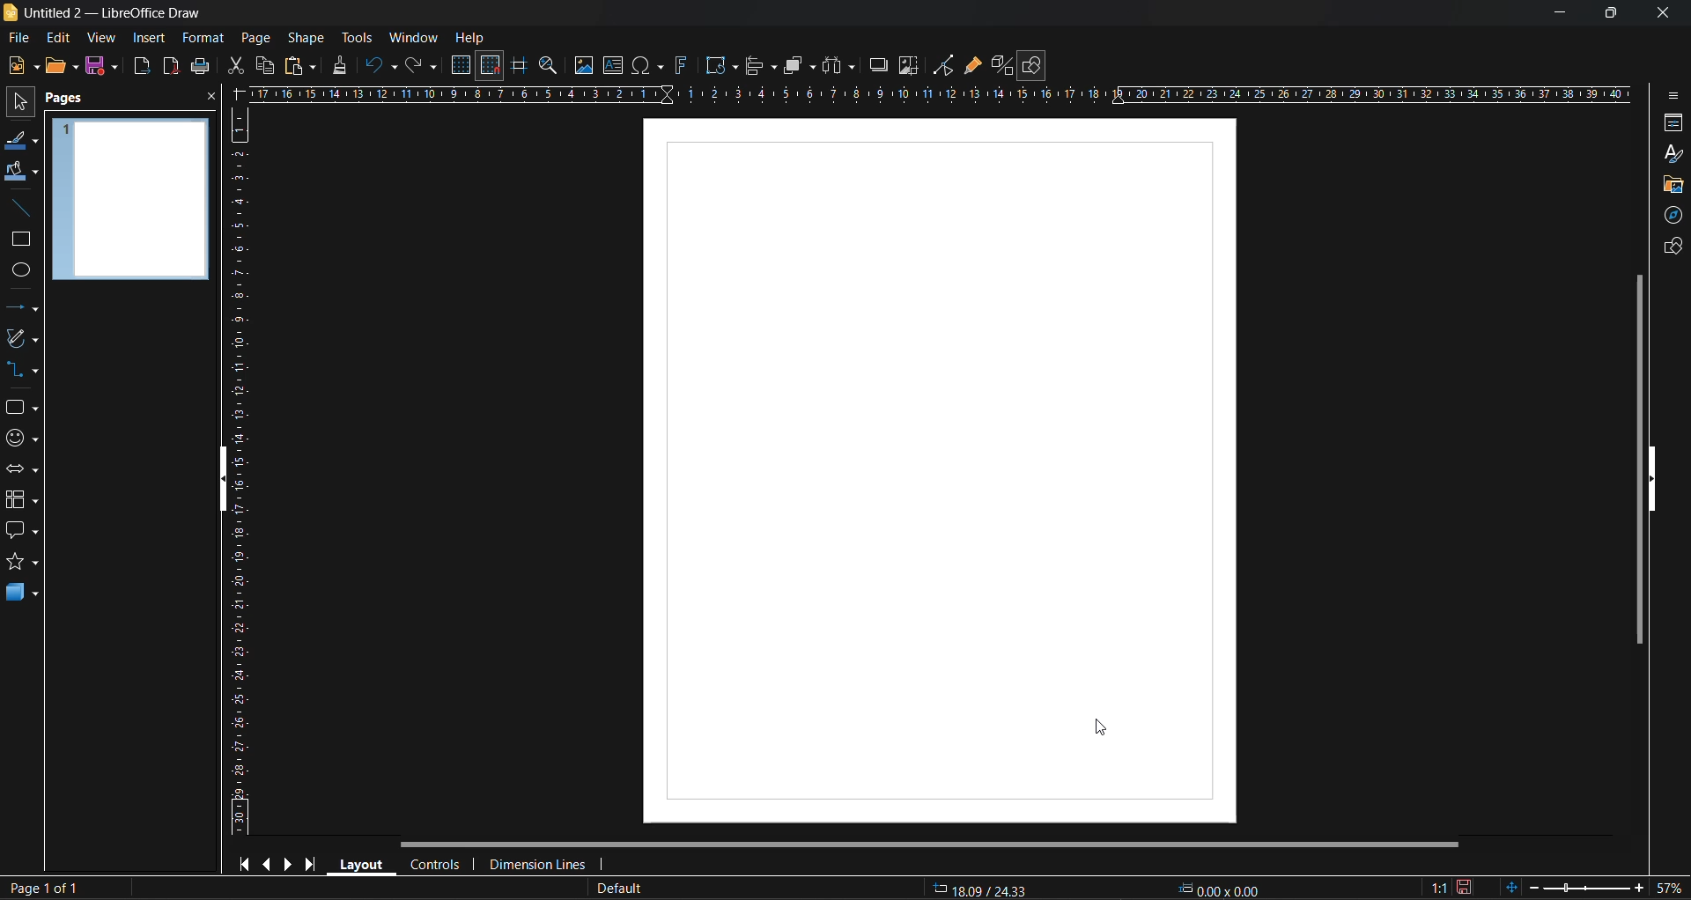 The width and height of the screenshot is (1691, 900). What do you see at coordinates (440, 865) in the screenshot?
I see `controls` at bounding box center [440, 865].